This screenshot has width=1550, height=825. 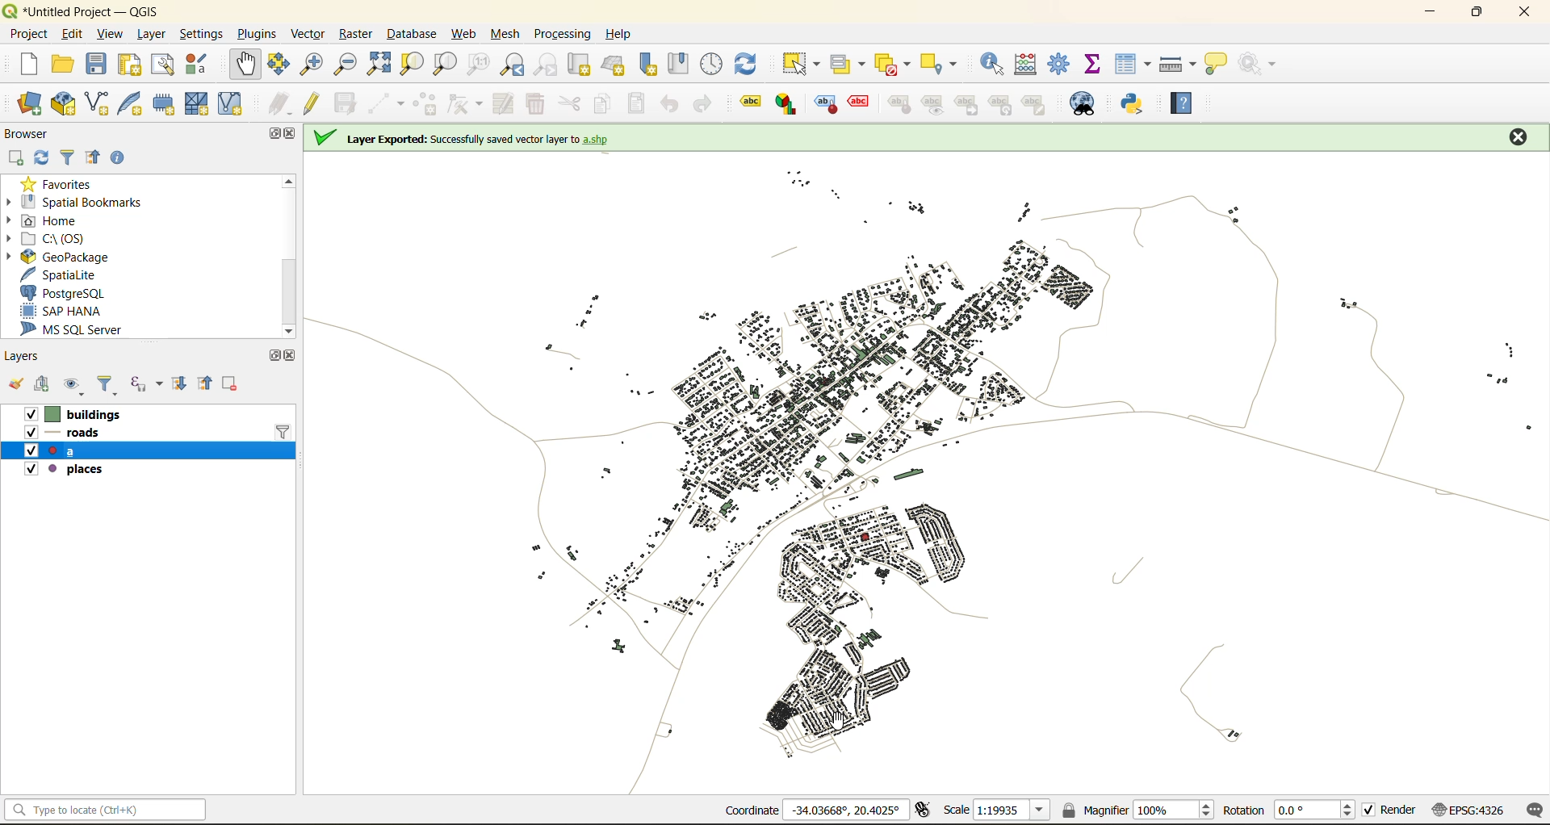 I want to click on browser, so click(x=32, y=132).